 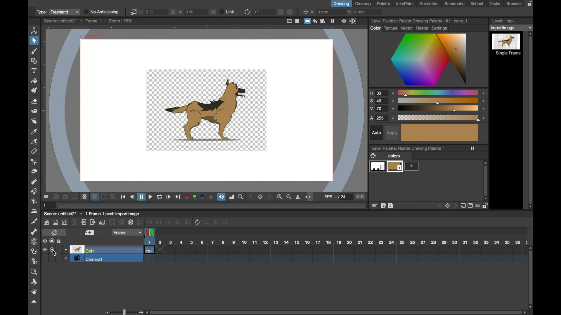 What do you see at coordinates (422, 28) in the screenshot?
I see `raster` at bounding box center [422, 28].